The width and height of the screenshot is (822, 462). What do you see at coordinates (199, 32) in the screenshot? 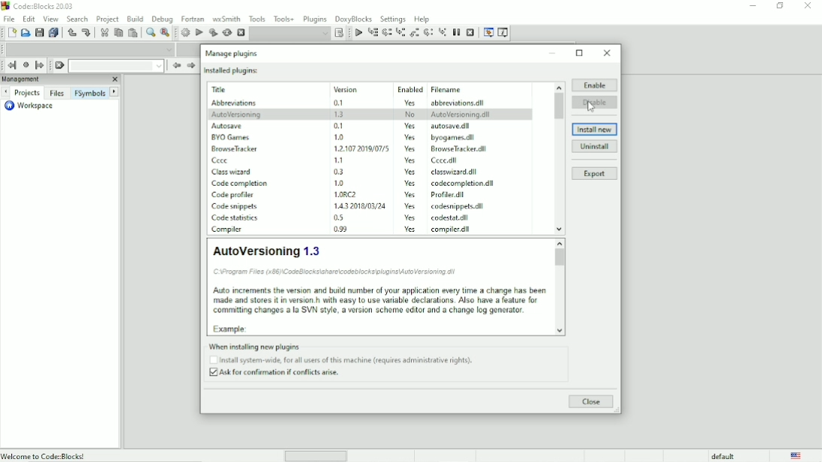
I see `Run` at bounding box center [199, 32].